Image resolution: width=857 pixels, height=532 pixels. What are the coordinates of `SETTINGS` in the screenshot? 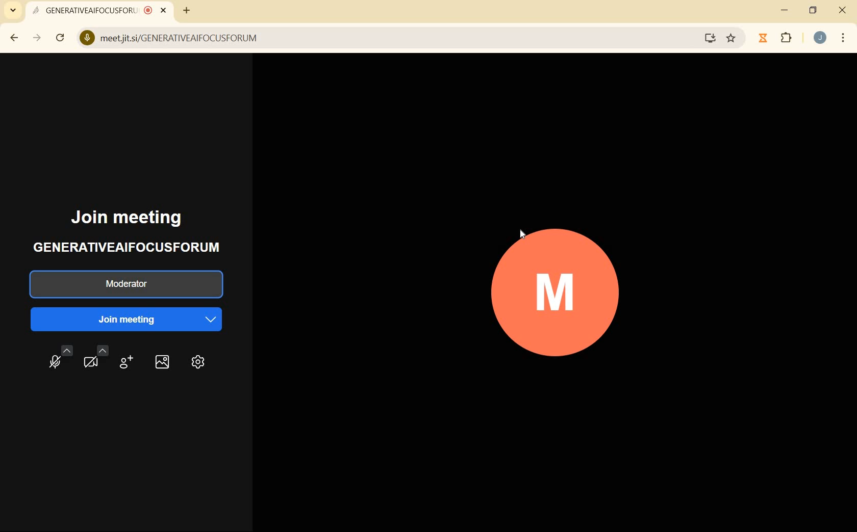 It's located at (200, 362).